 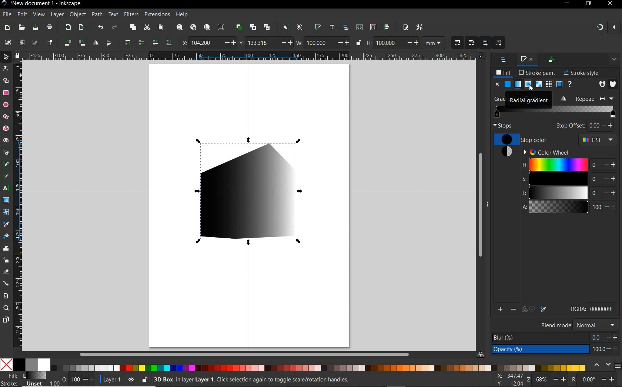 What do you see at coordinates (168, 43) in the screenshot?
I see `LOWER SELECTION` at bounding box center [168, 43].